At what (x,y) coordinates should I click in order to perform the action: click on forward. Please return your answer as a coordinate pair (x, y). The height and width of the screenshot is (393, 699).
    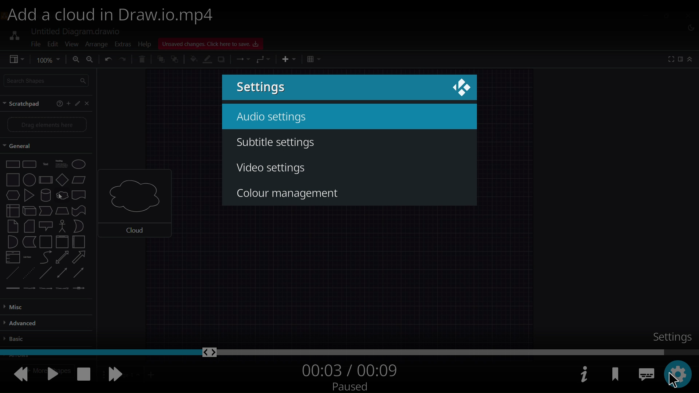
    Looking at the image, I should click on (116, 373).